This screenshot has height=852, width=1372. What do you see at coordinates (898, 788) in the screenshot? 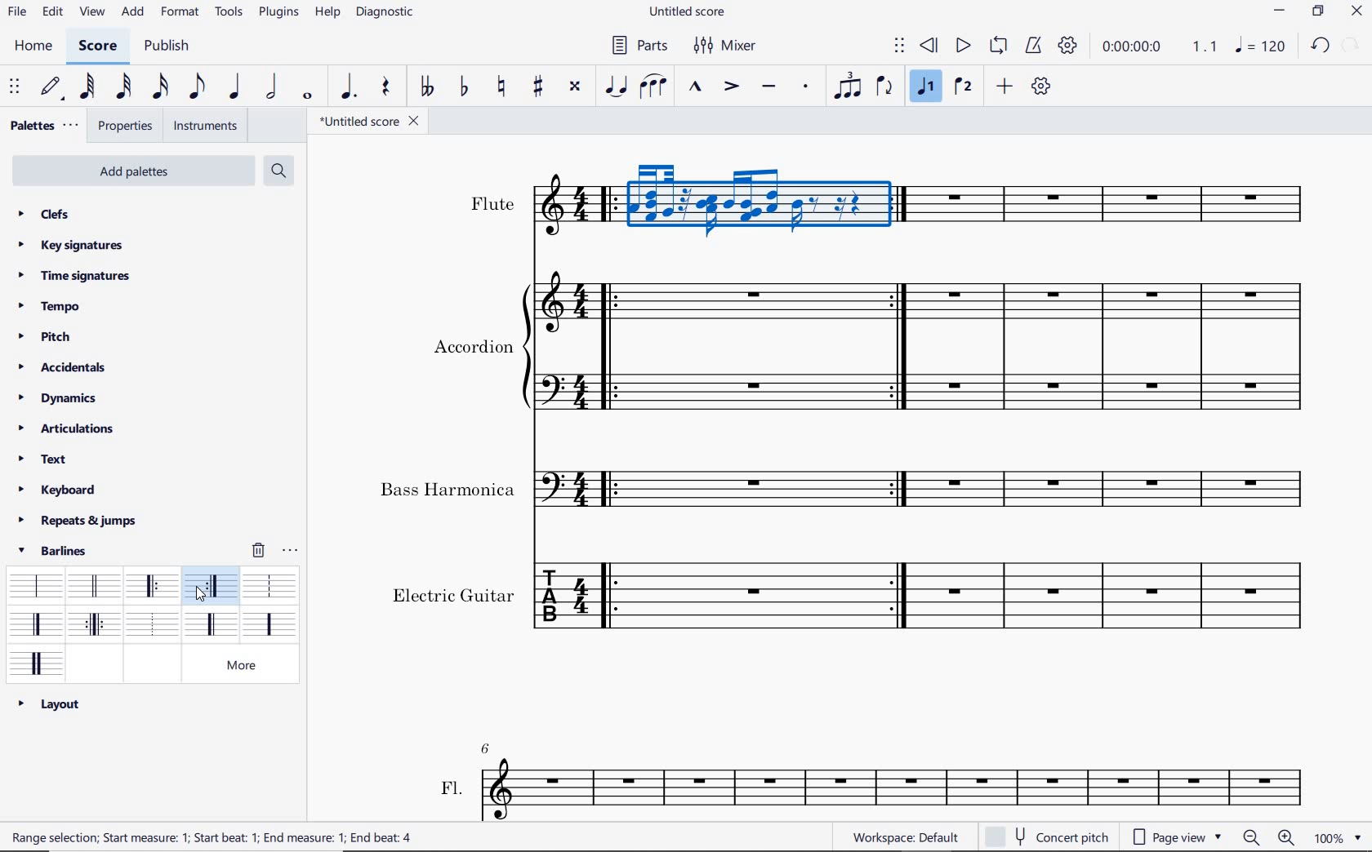
I see `FL` at bounding box center [898, 788].